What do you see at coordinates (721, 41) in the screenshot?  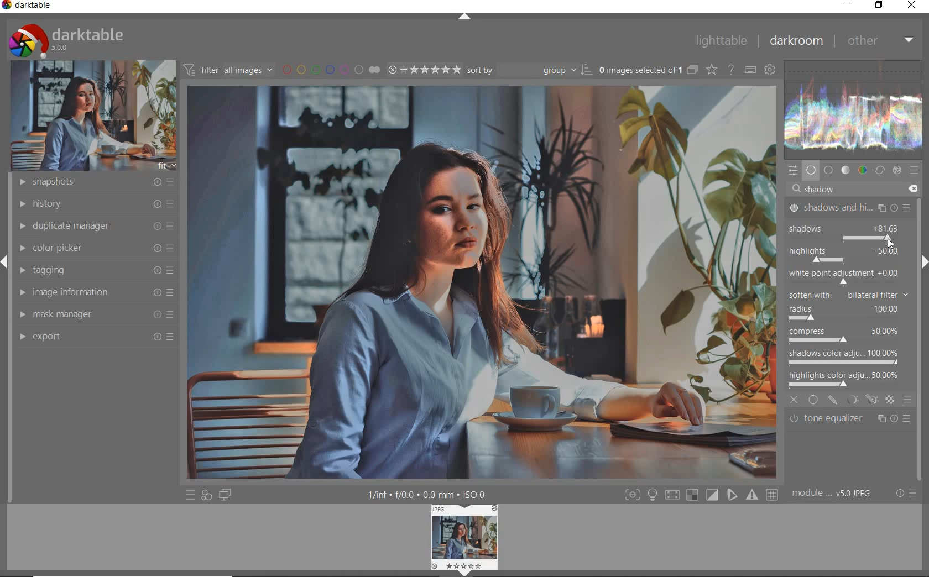 I see `lighttable` at bounding box center [721, 41].